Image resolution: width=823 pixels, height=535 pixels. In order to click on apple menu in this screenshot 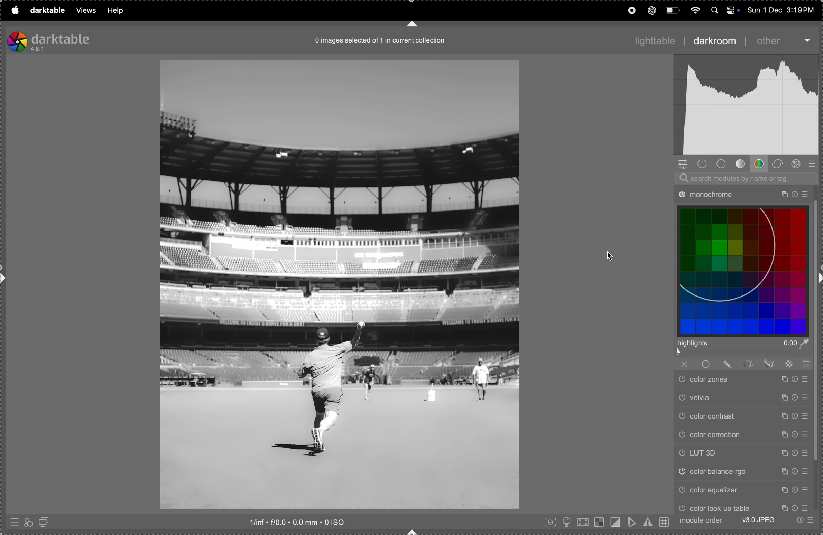, I will do `click(14, 10)`.